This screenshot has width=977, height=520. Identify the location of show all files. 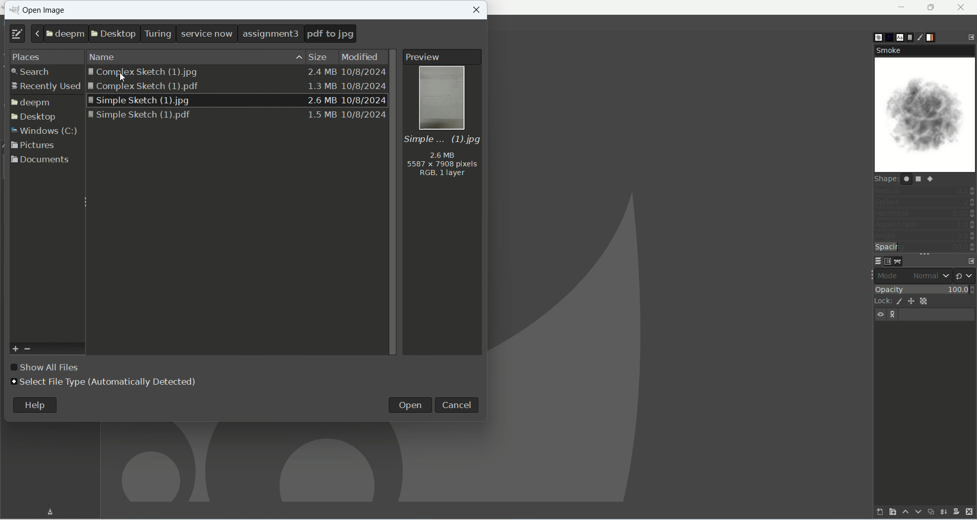
(47, 368).